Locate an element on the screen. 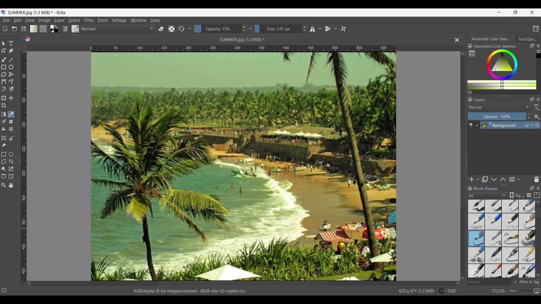 The width and height of the screenshot is (541, 304). Advanced Color Selector is located at coordinates (491, 39).